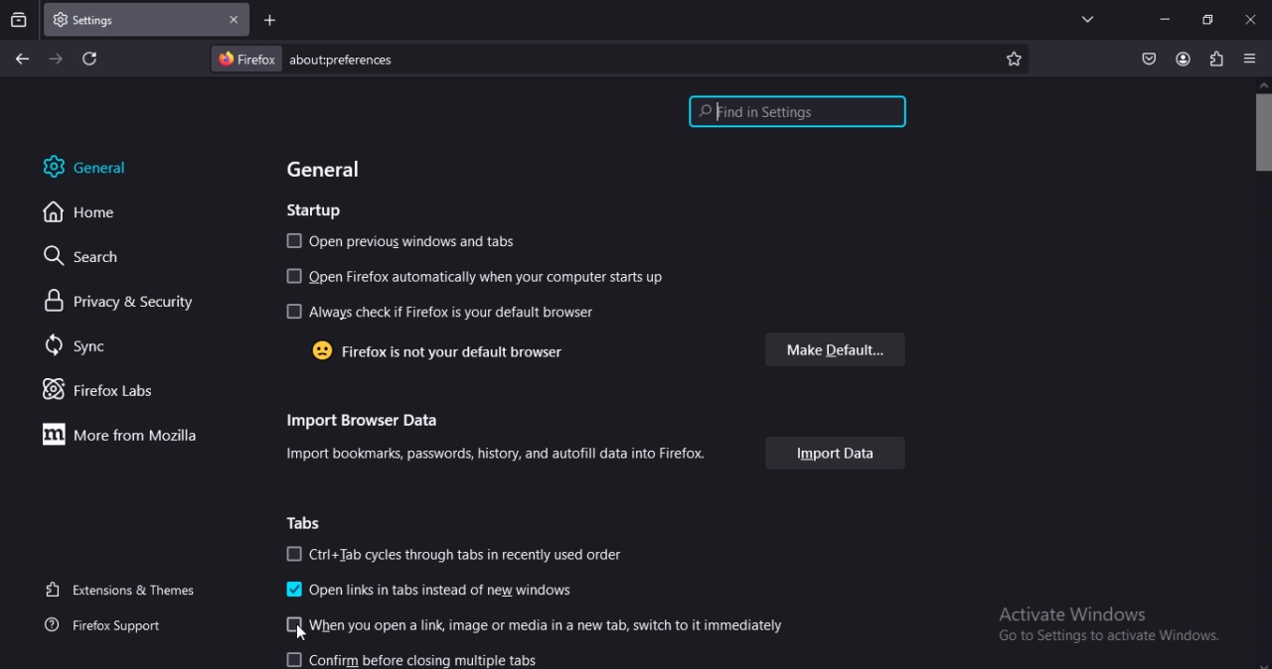  I want to click on more from mozilla, so click(127, 435).